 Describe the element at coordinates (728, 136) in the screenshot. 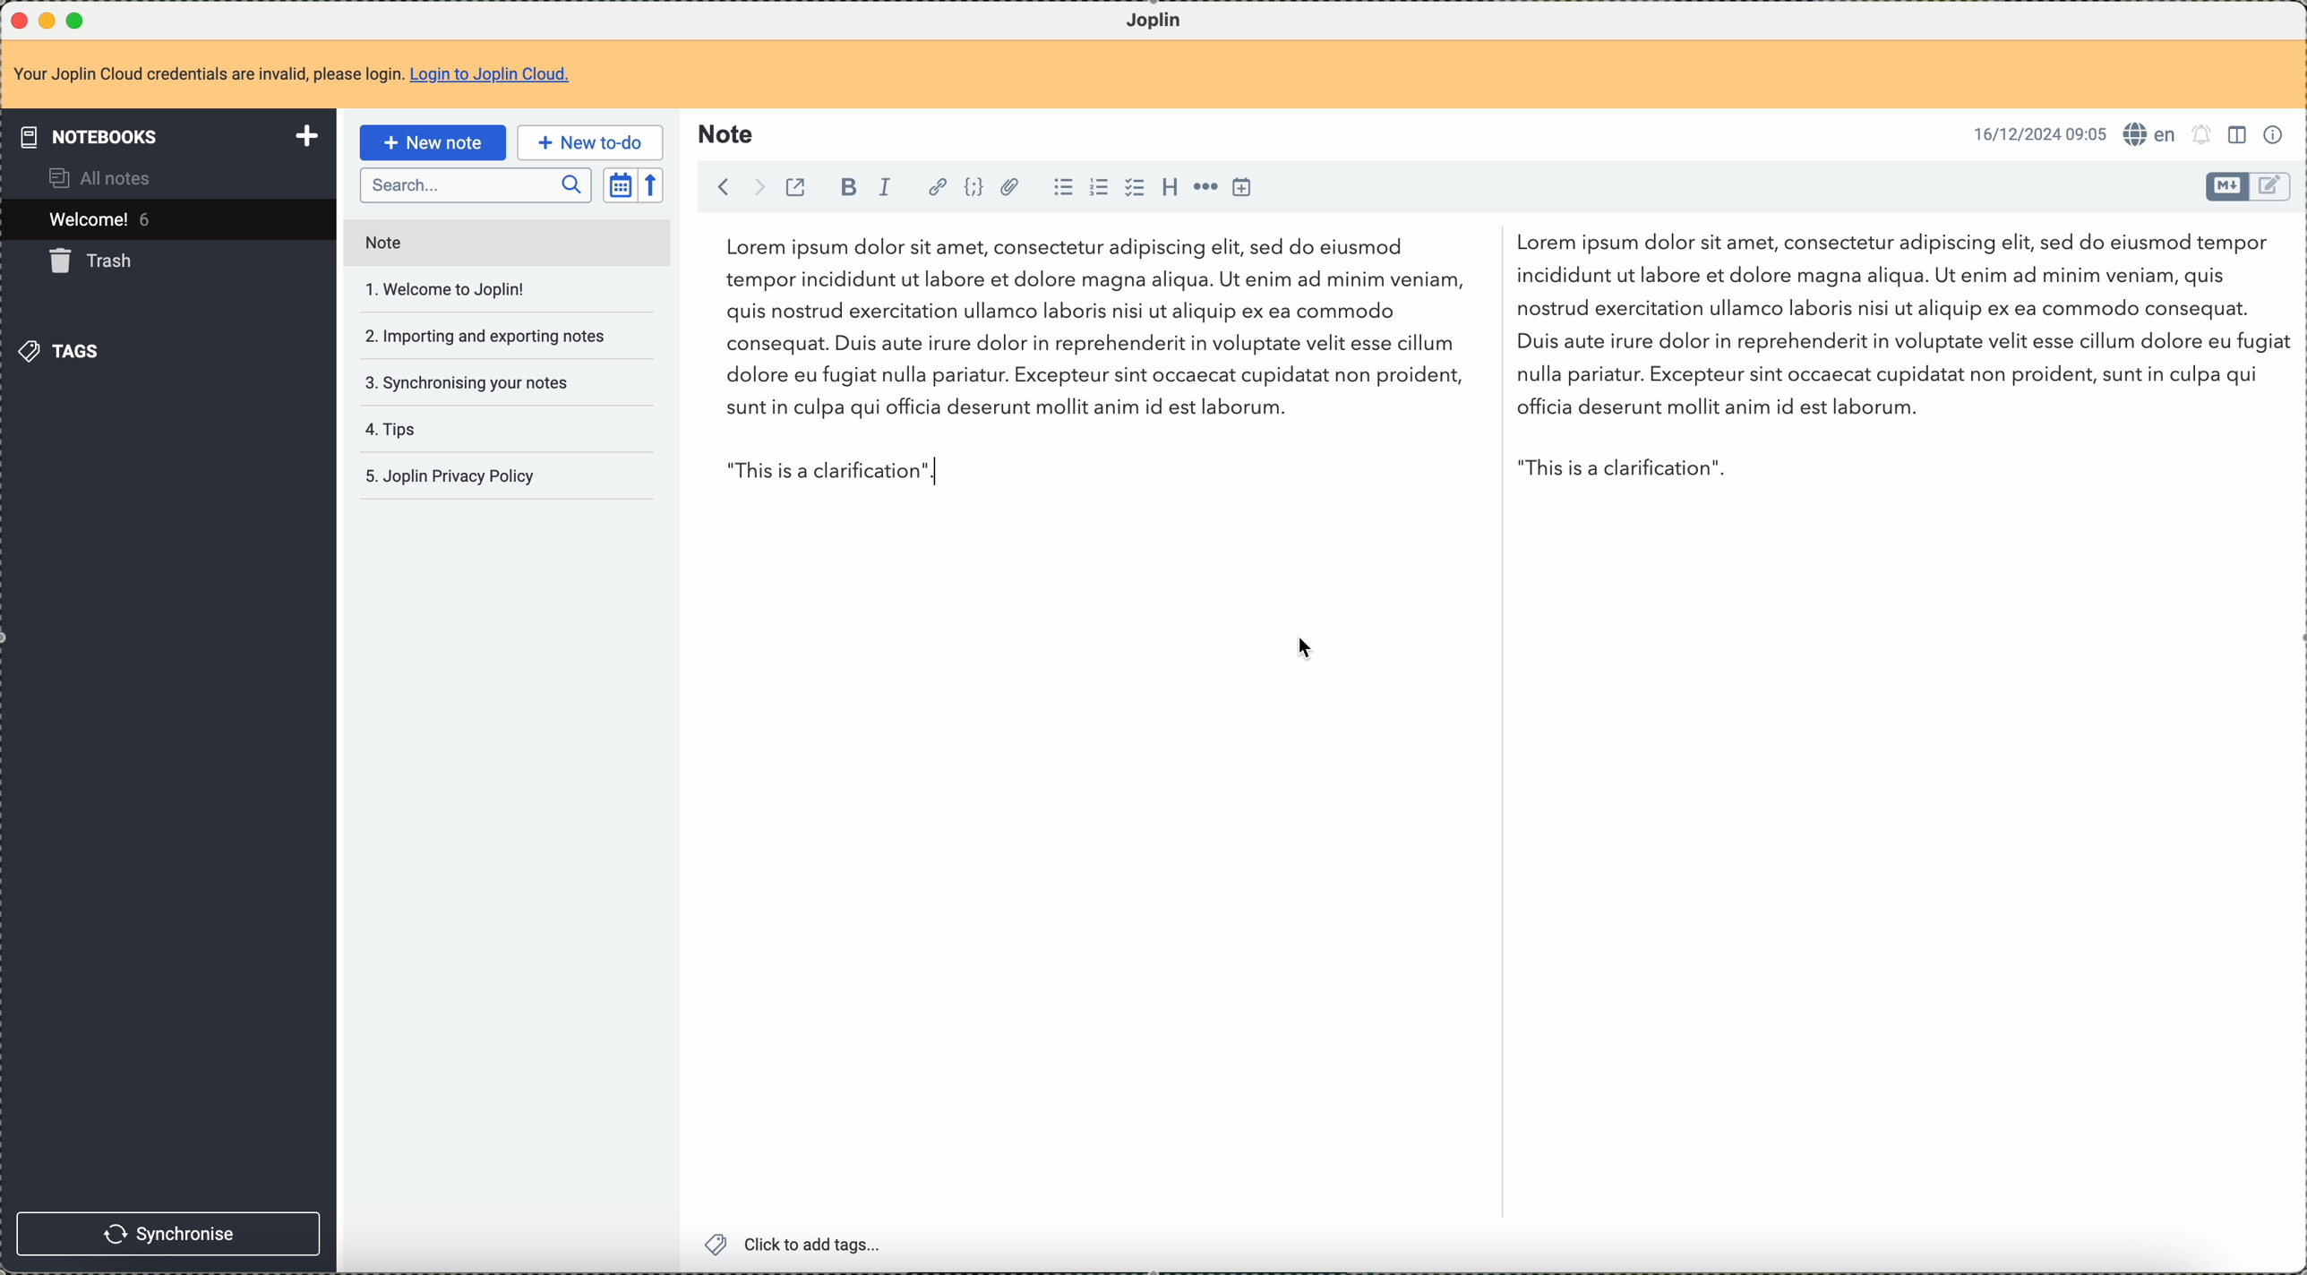

I see `note` at that location.